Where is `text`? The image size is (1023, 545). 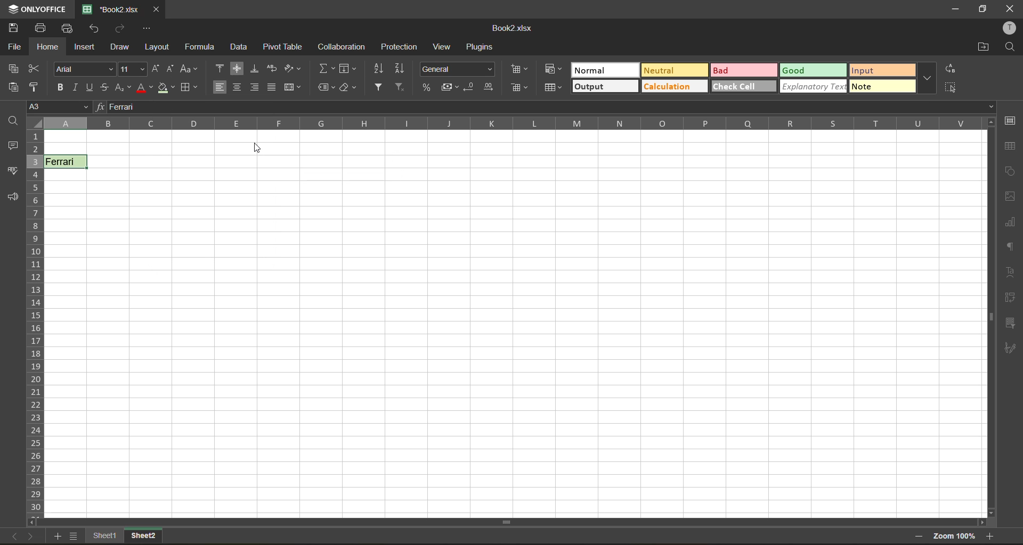
text is located at coordinates (1011, 273).